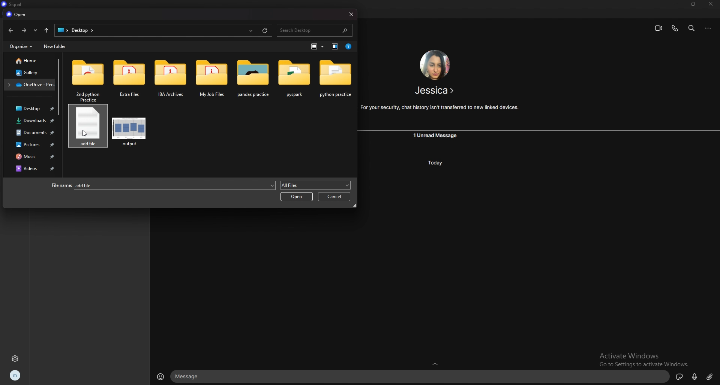 The height and width of the screenshot is (385, 720). What do you see at coordinates (265, 31) in the screenshot?
I see `refresh` at bounding box center [265, 31].